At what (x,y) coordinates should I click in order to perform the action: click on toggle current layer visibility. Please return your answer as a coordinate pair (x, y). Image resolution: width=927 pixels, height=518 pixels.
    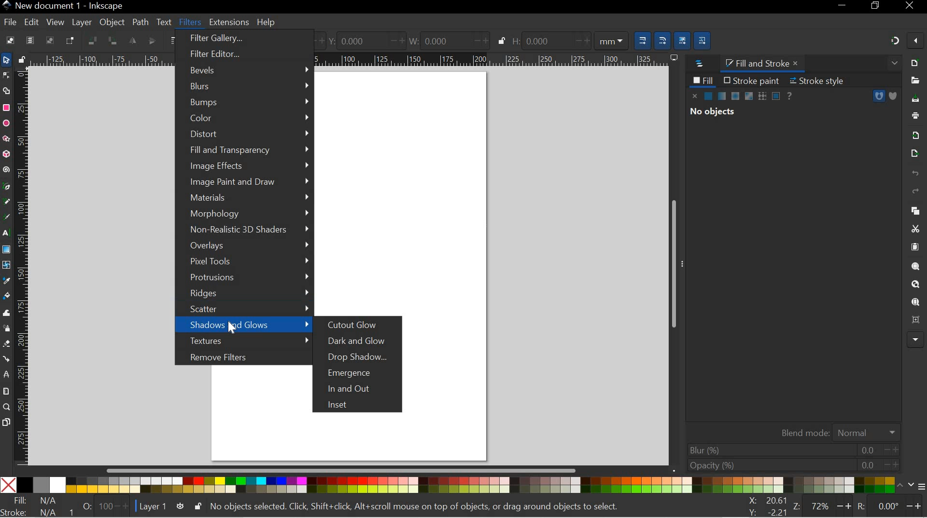
    Looking at the image, I should click on (180, 506).